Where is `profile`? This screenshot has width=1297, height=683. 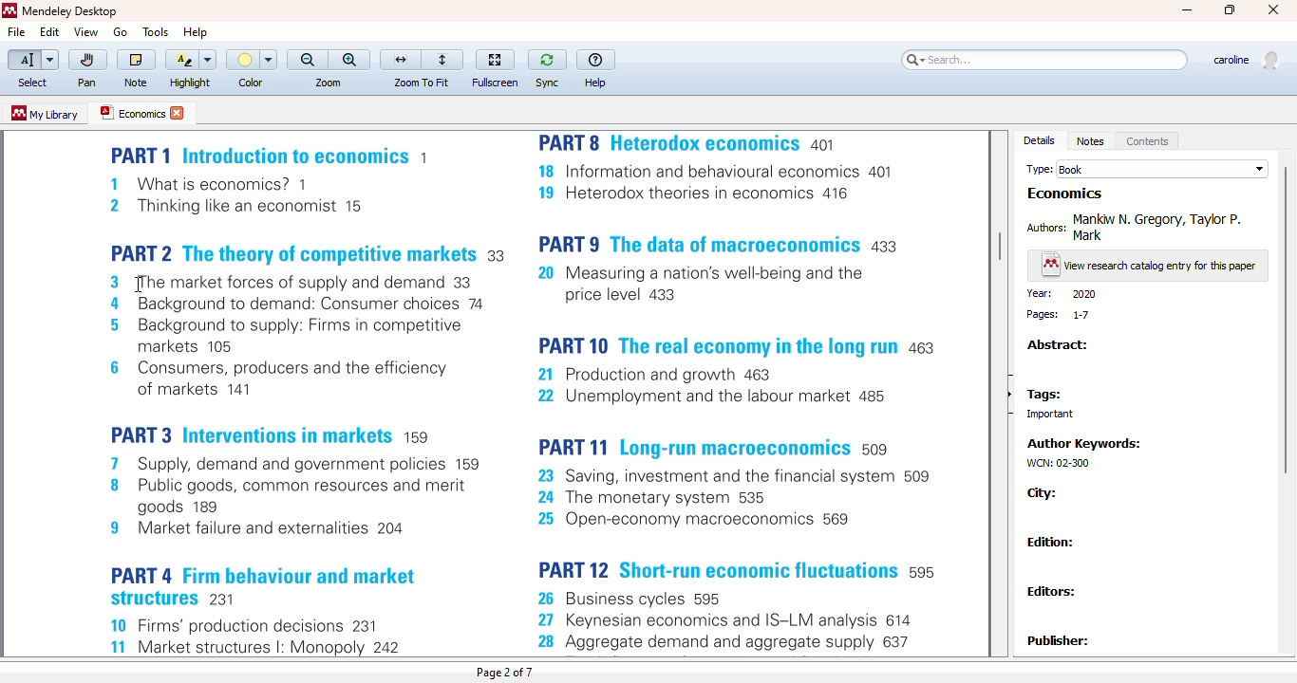 profile is located at coordinates (1245, 61).